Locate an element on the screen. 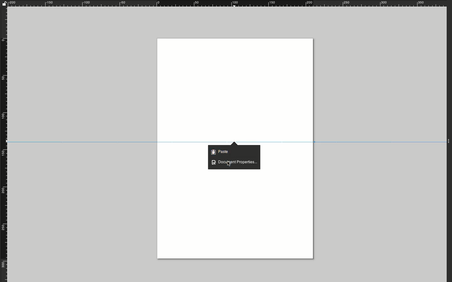 This screenshot has height=282, width=452. Ruler is located at coordinates (229, 3).